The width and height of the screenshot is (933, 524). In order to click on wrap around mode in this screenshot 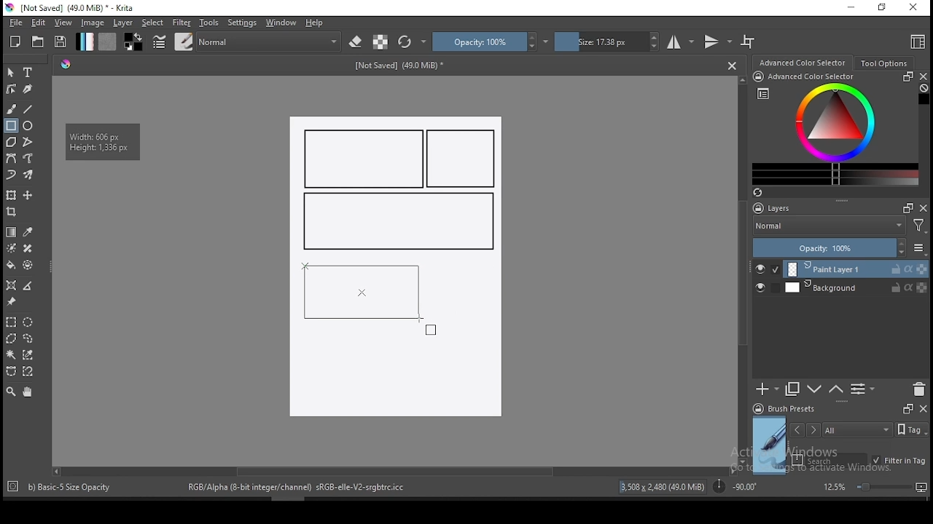, I will do `click(749, 41)`.